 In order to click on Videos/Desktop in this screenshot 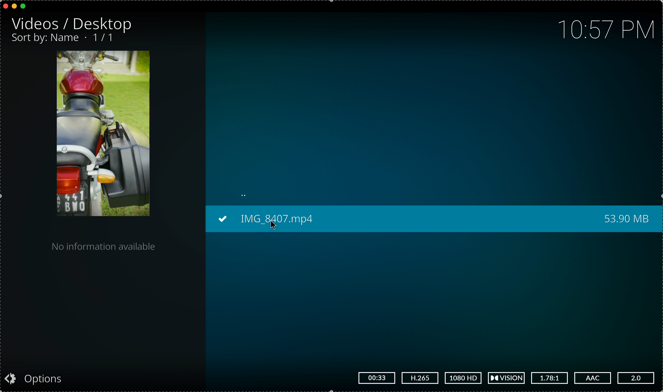, I will do `click(71, 24)`.